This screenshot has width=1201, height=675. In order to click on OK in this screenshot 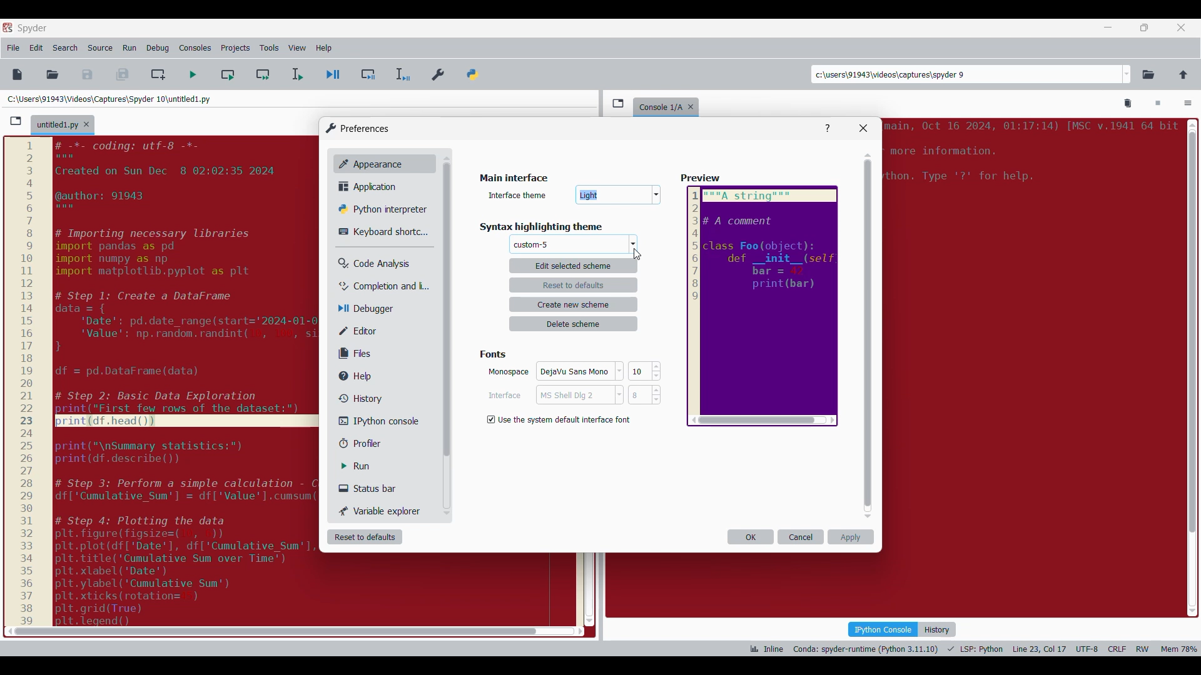, I will do `click(574, 373)`.